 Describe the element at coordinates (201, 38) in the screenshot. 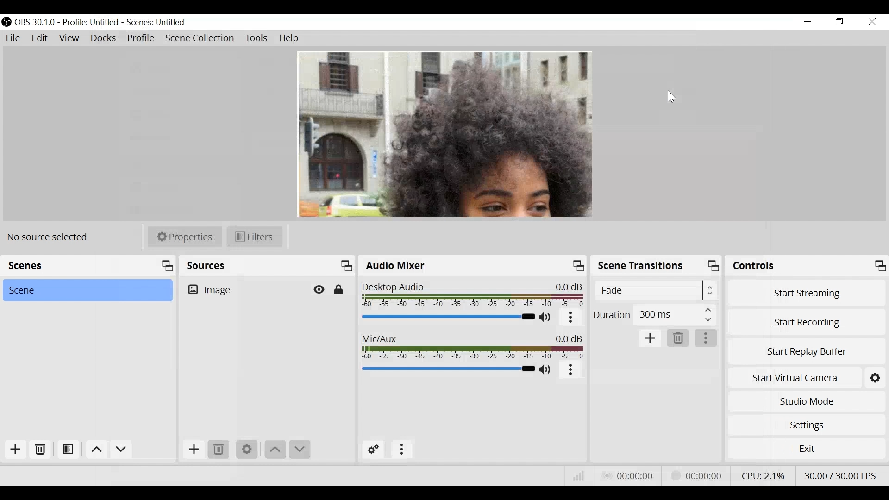

I see `Scene Collection` at that location.